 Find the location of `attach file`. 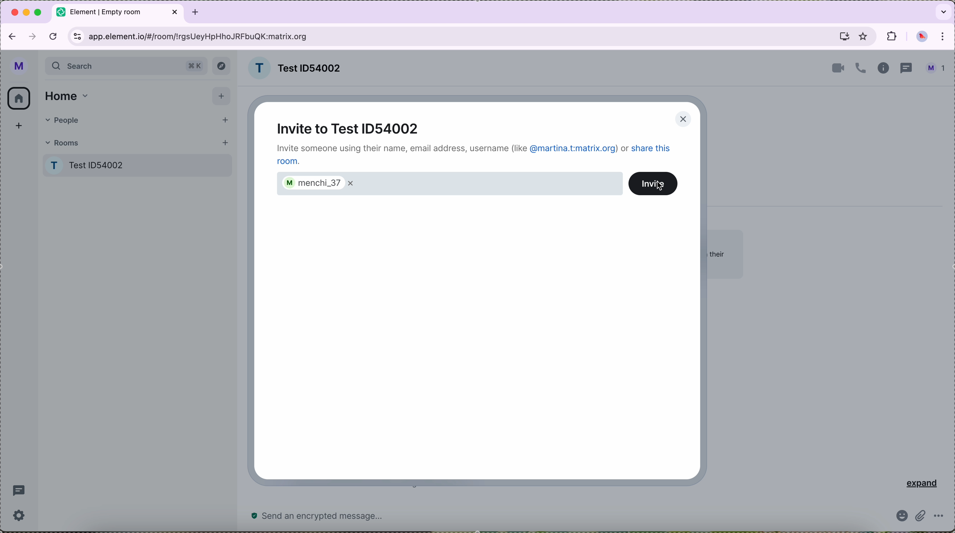

attach file is located at coordinates (923, 518).